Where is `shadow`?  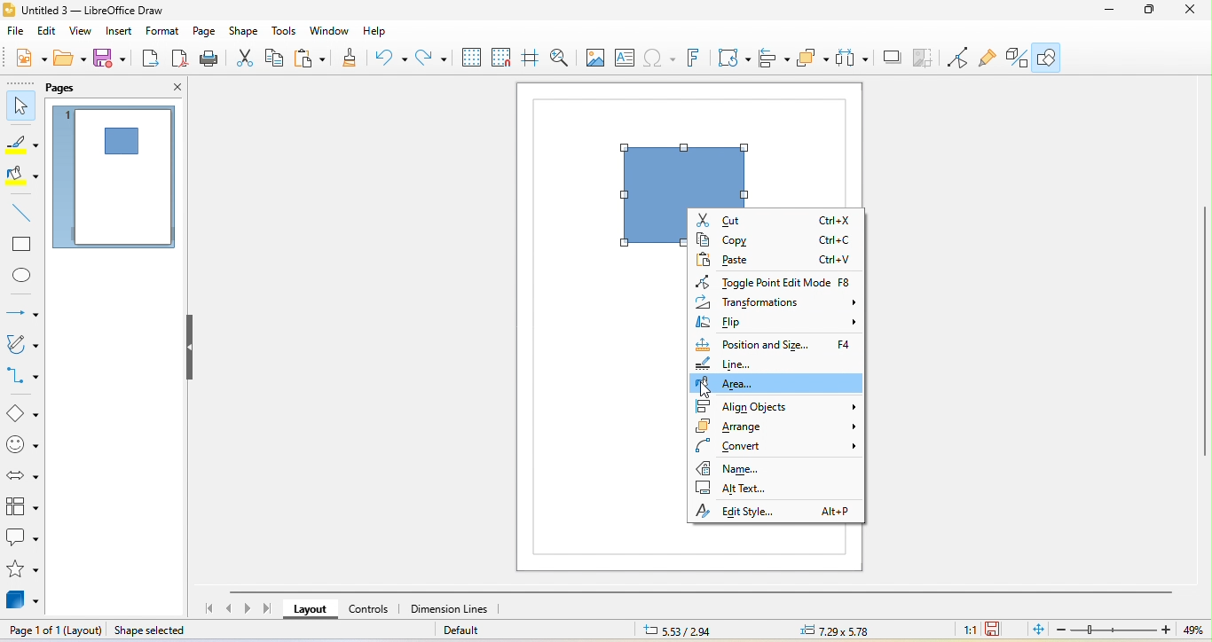
shadow is located at coordinates (891, 59).